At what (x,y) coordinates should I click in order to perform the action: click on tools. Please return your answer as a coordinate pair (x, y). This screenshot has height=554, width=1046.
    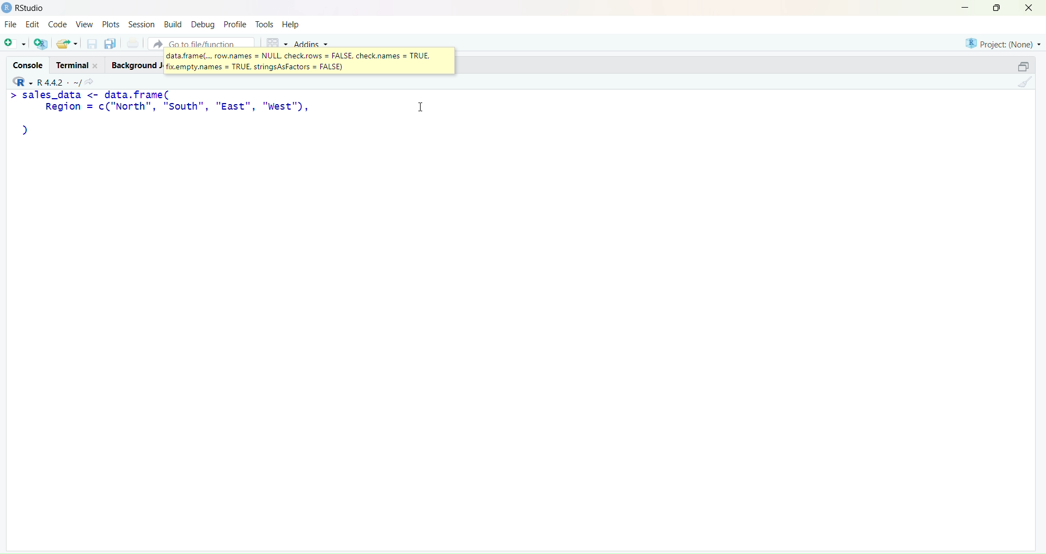
    Looking at the image, I should click on (264, 24).